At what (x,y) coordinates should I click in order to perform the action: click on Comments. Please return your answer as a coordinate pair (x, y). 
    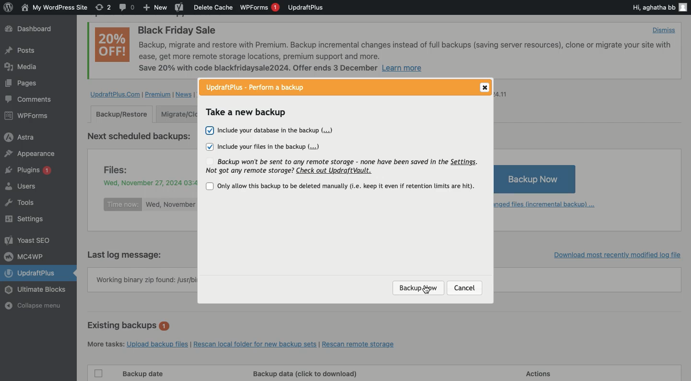
    Looking at the image, I should click on (30, 100).